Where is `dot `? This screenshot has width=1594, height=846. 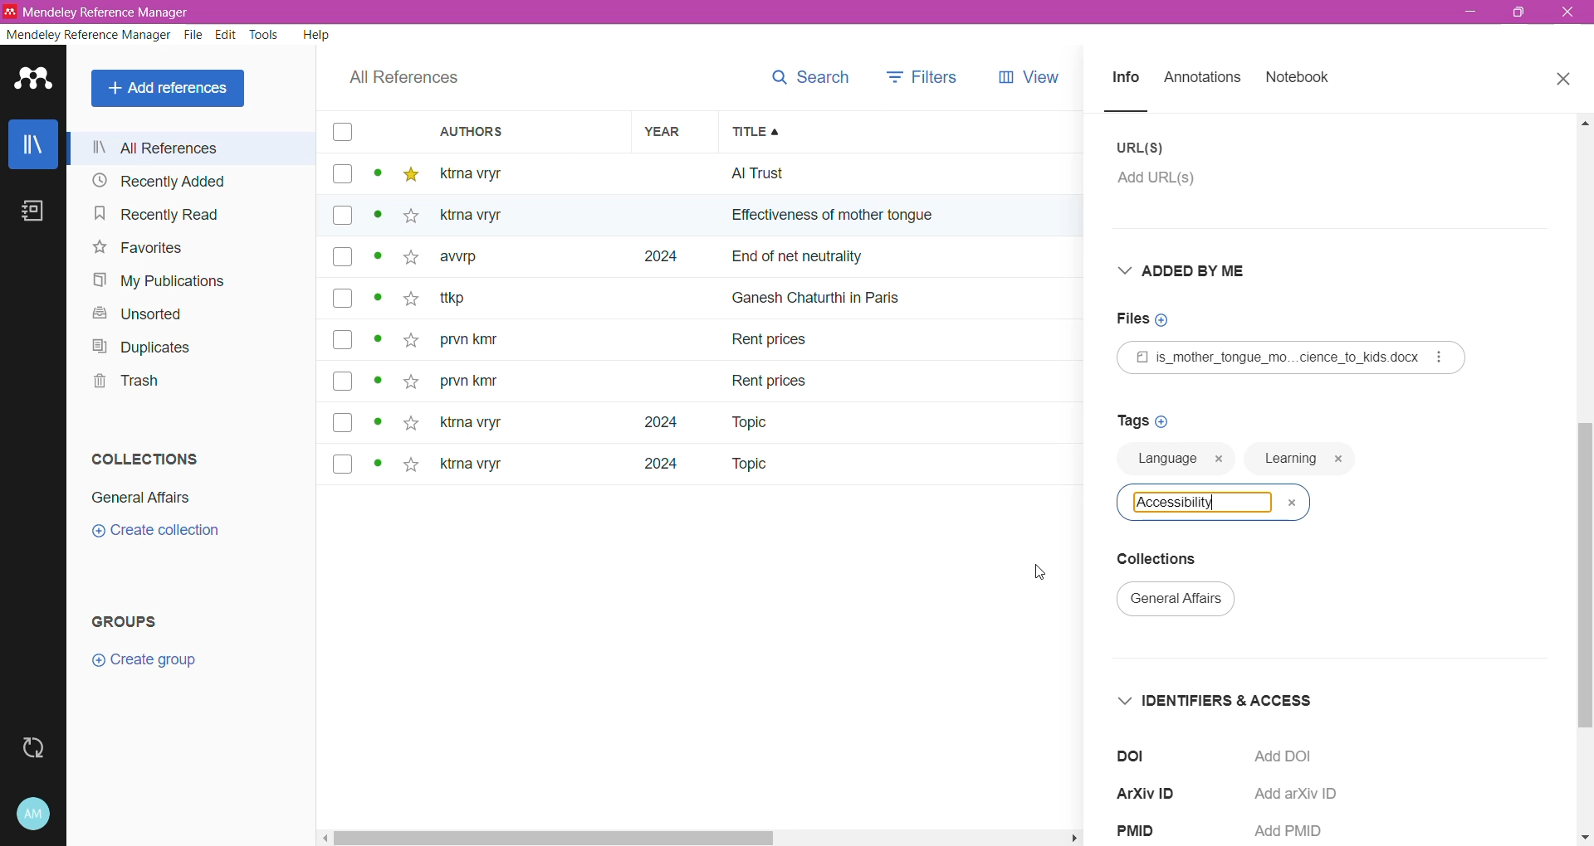
dot  is located at coordinates (373, 466).